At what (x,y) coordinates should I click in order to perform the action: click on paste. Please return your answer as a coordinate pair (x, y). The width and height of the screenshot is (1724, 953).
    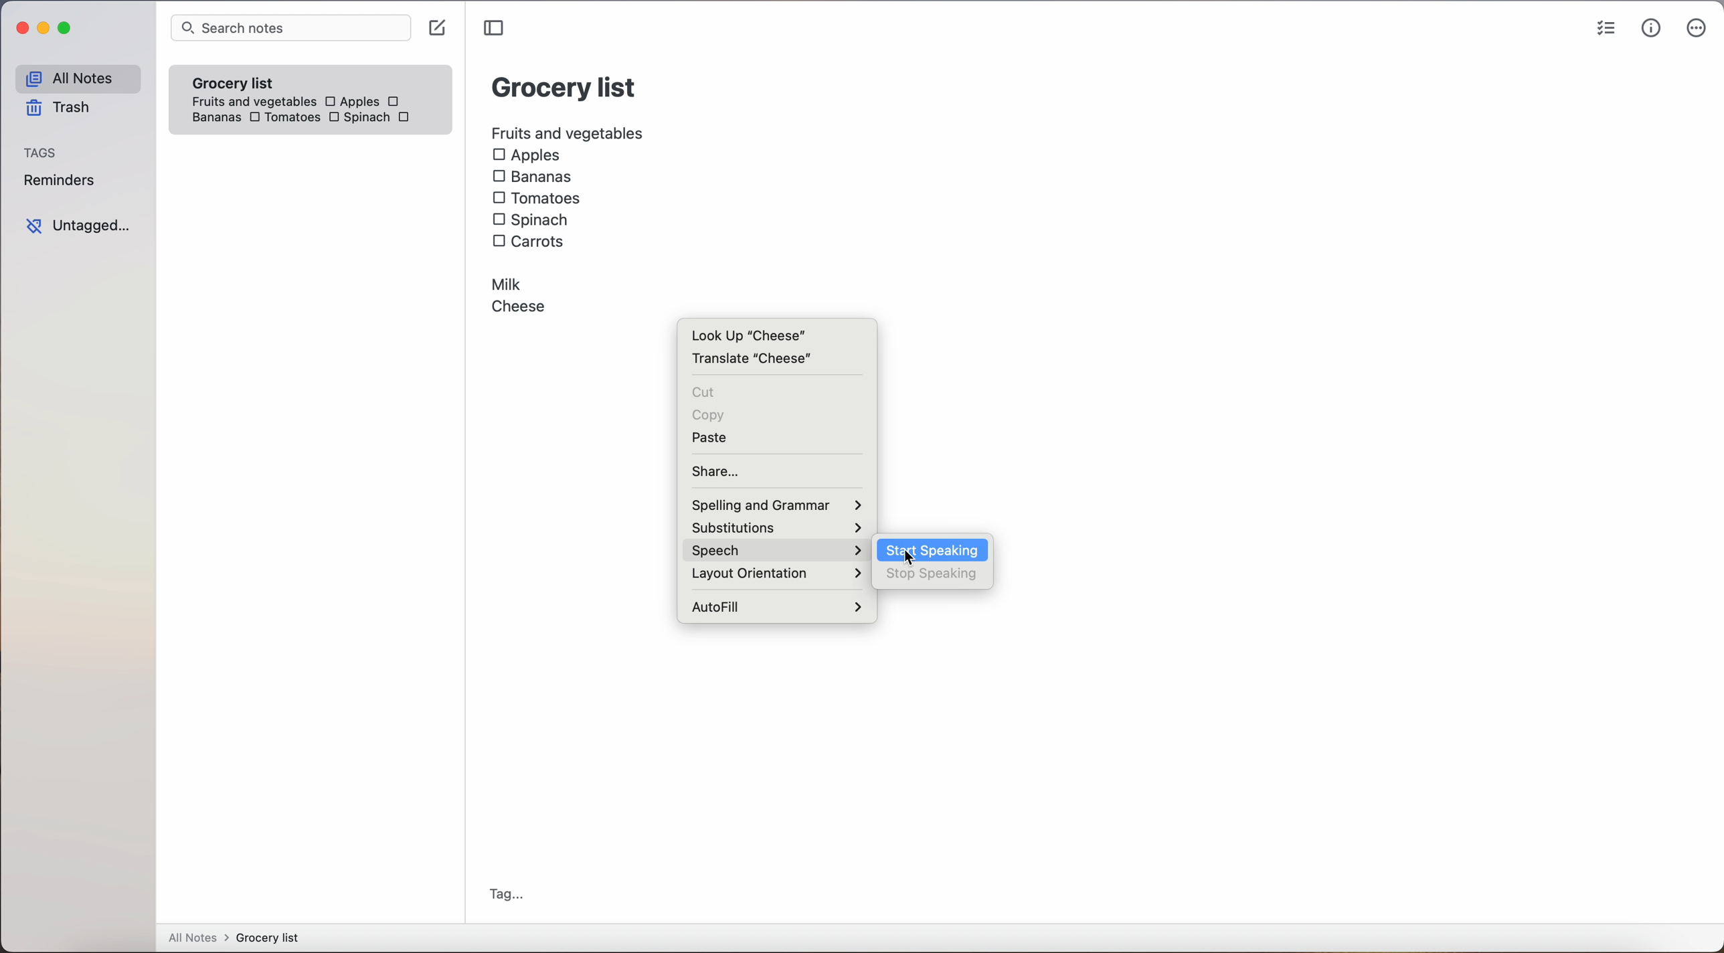
    Looking at the image, I should click on (717, 438).